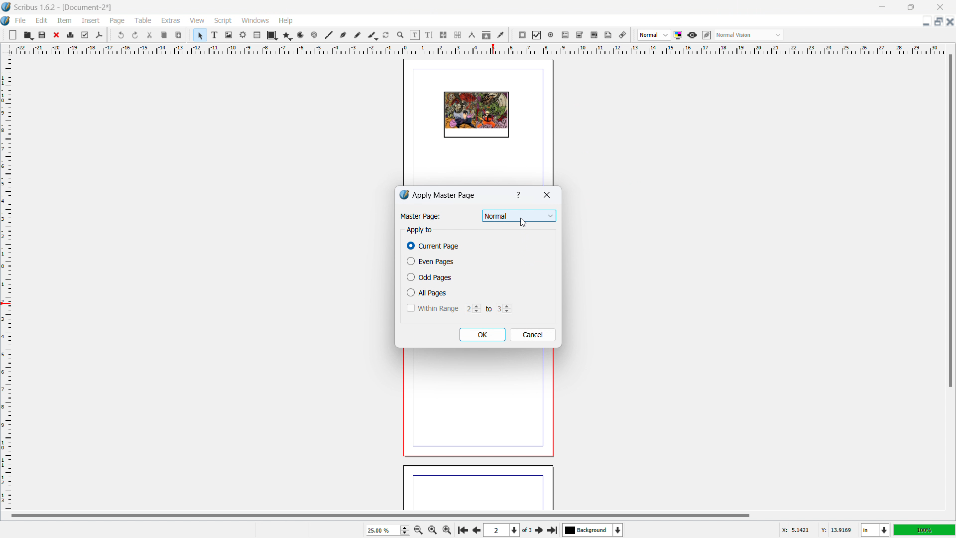 This screenshot has width=956, height=538. What do you see at coordinates (519, 195) in the screenshot?
I see `help` at bounding box center [519, 195].